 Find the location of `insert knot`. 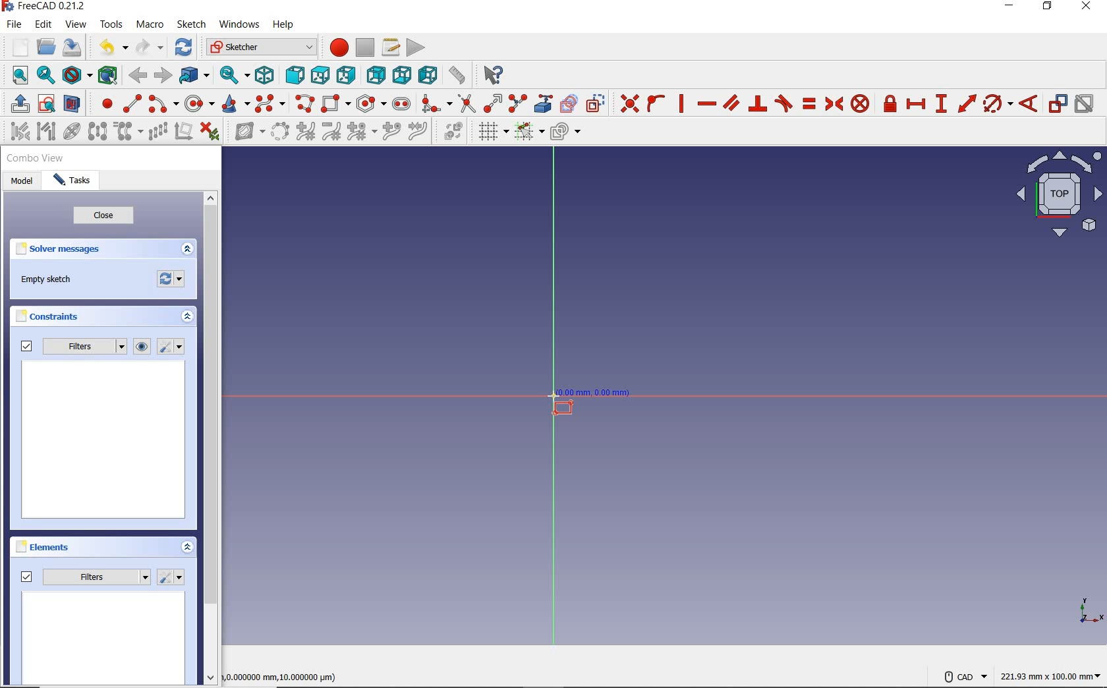

insert knot is located at coordinates (393, 133).